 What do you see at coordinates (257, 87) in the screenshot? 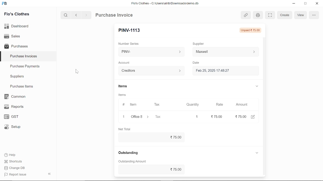
I see `expand` at bounding box center [257, 87].